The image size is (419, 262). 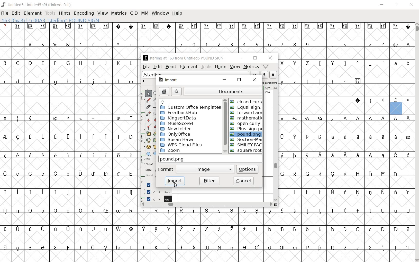 I want to click on Symbol, so click(x=333, y=192).